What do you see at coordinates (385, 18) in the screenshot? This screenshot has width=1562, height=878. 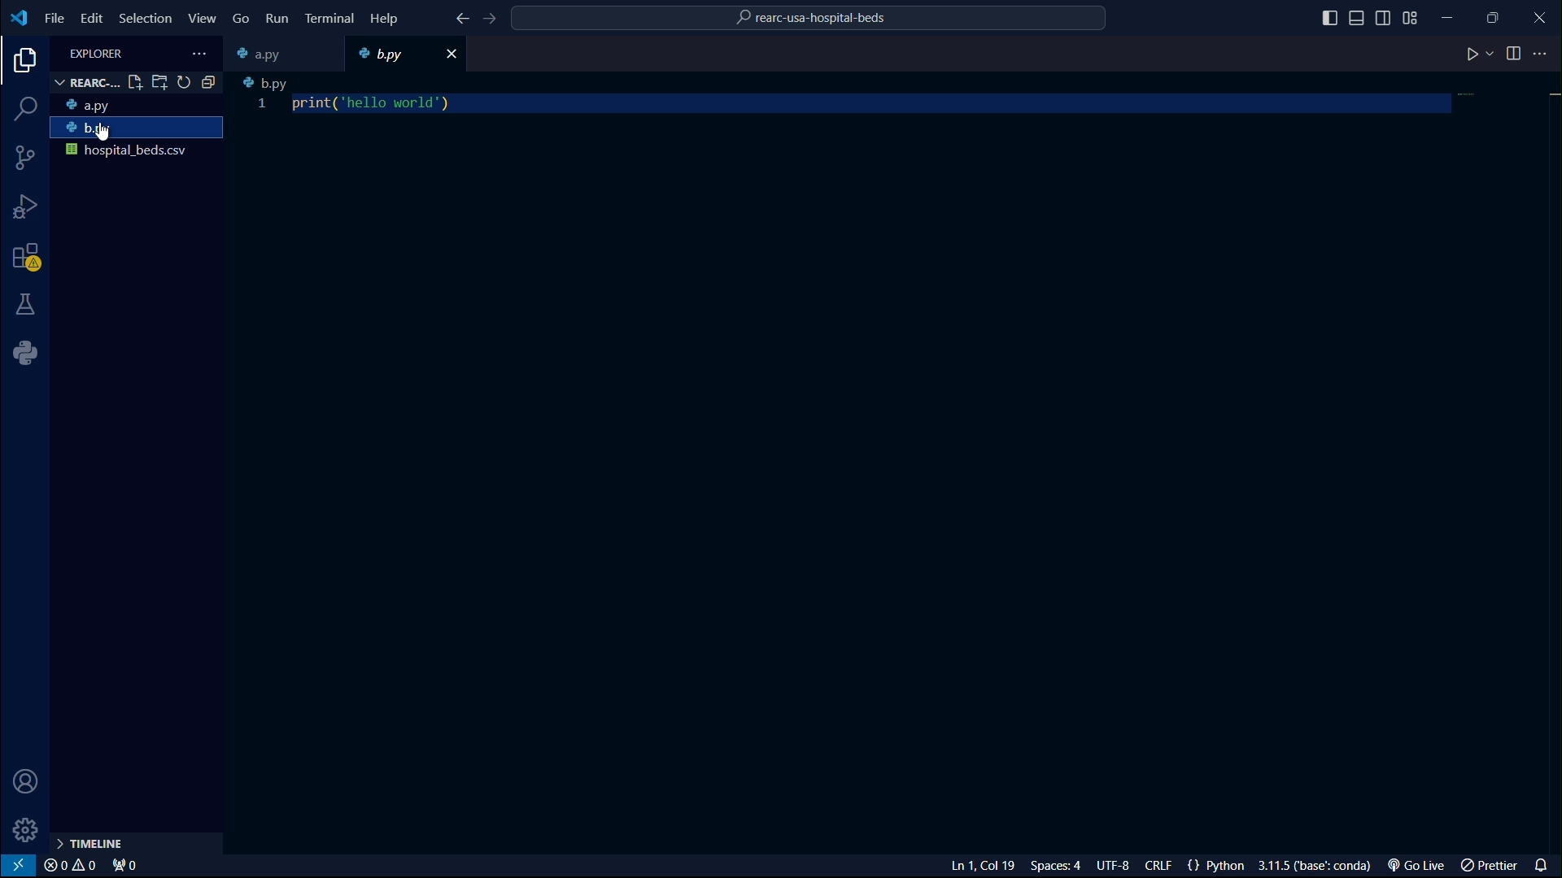 I see `help menu` at bounding box center [385, 18].